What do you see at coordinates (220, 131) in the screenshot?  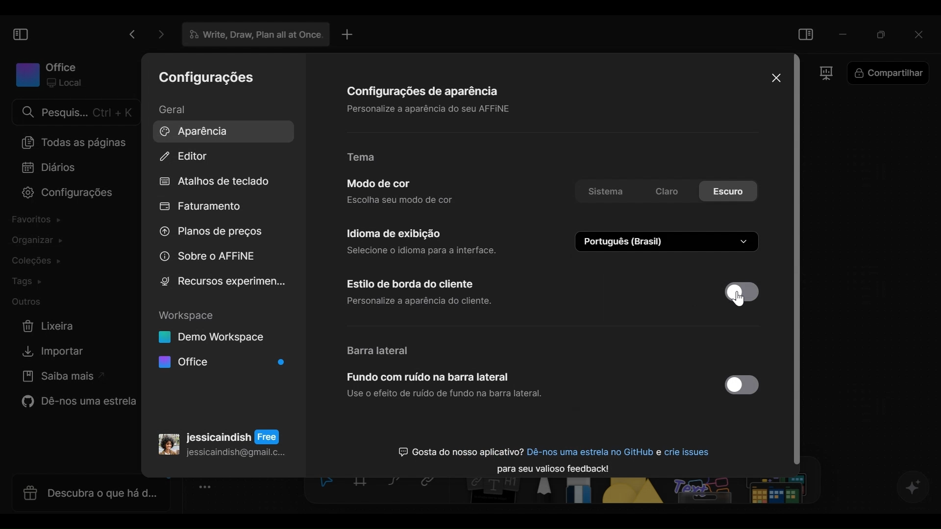 I see `Appearance` at bounding box center [220, 131].